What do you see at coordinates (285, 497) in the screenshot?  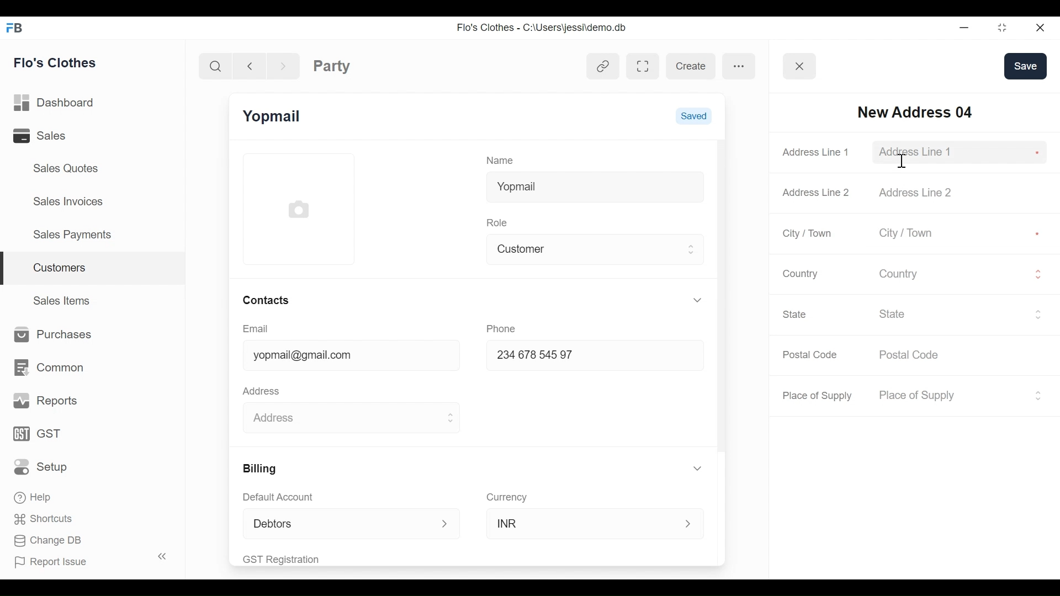 I see `Default Account` at bounding box center [285, 497].